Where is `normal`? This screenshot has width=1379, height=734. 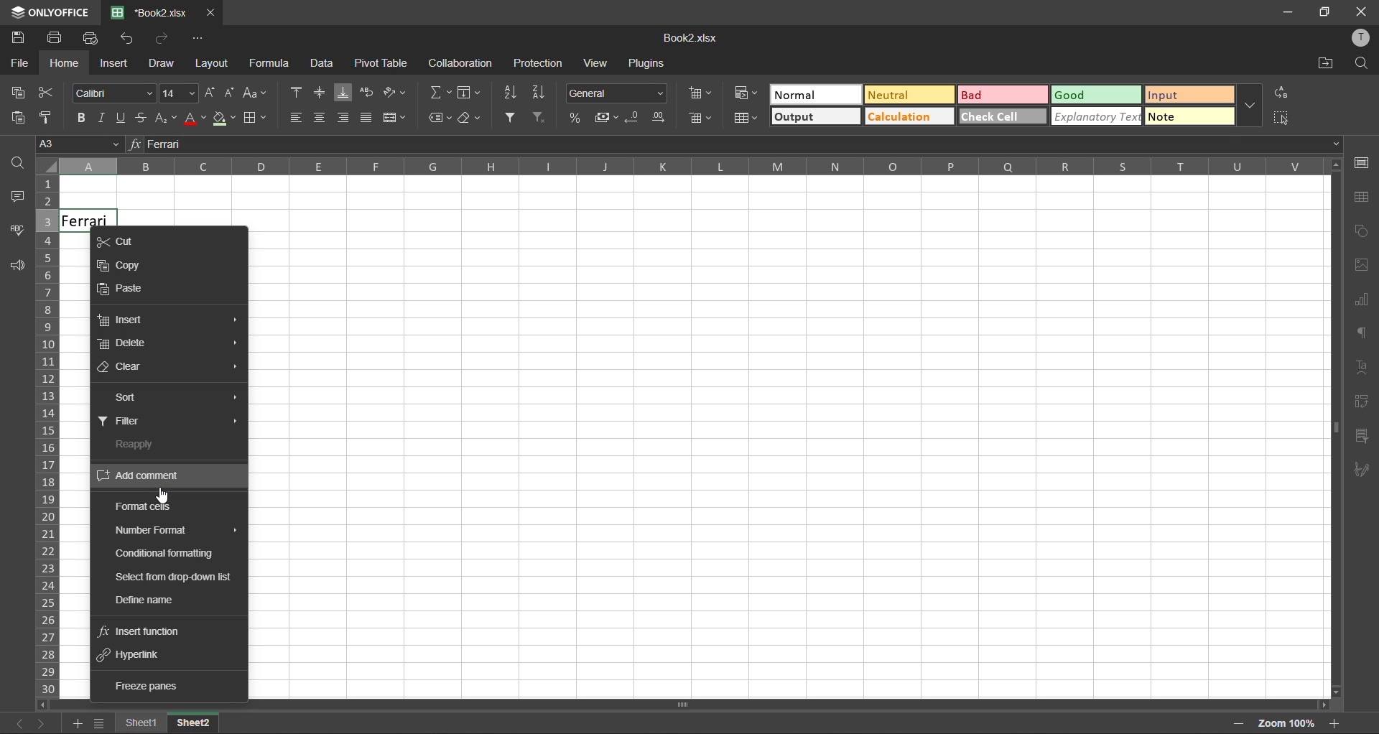
normal is located at coordinates (810, 95).